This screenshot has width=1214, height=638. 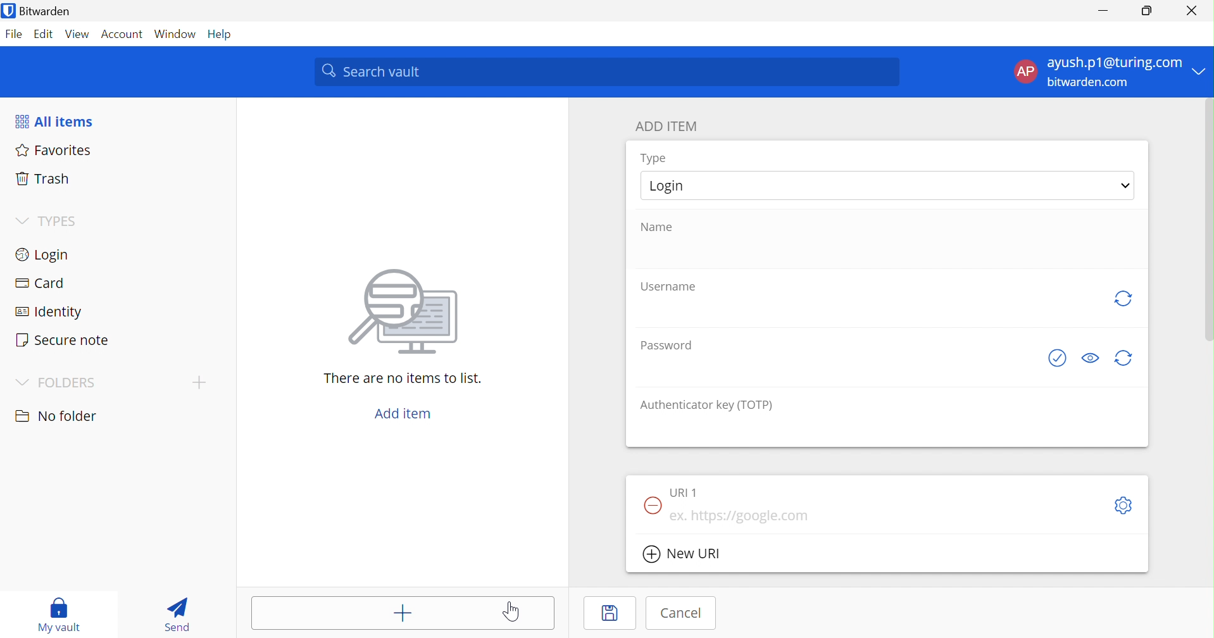 What do you see at coordinates (55, 151) in the screenshot?
I see `Favorites` at bounding box center [55, 151].